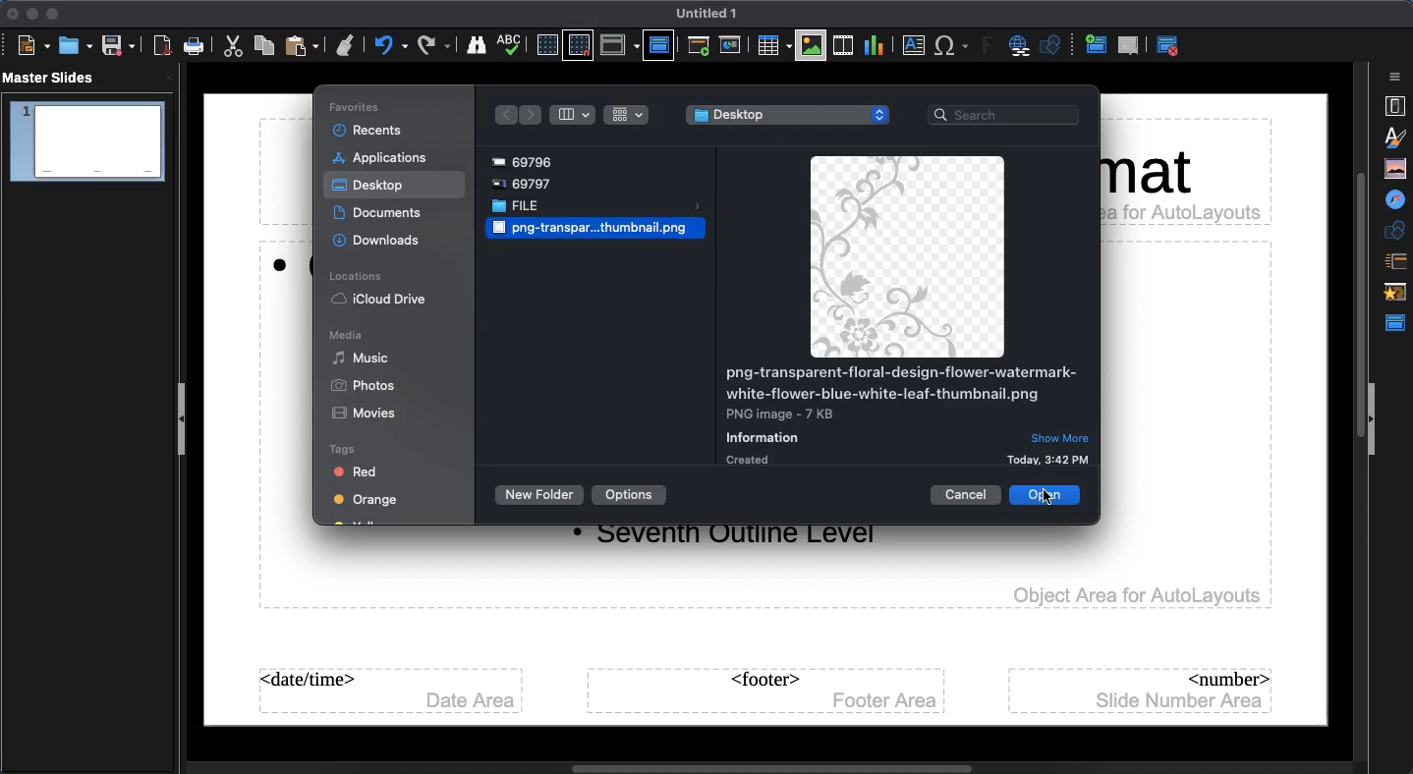 The height and width of the screenshot is (774, 1413). What do you see at coordinates (510, 43) in the screenshot?
I see `Spellcheck` at bounding box center [510, 43].